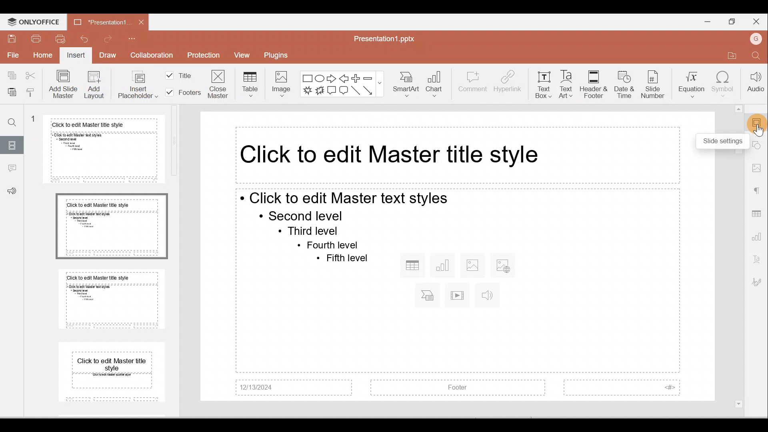 This screenshot has height=432, width=768. I want to click on Insert, so click(75, 56).